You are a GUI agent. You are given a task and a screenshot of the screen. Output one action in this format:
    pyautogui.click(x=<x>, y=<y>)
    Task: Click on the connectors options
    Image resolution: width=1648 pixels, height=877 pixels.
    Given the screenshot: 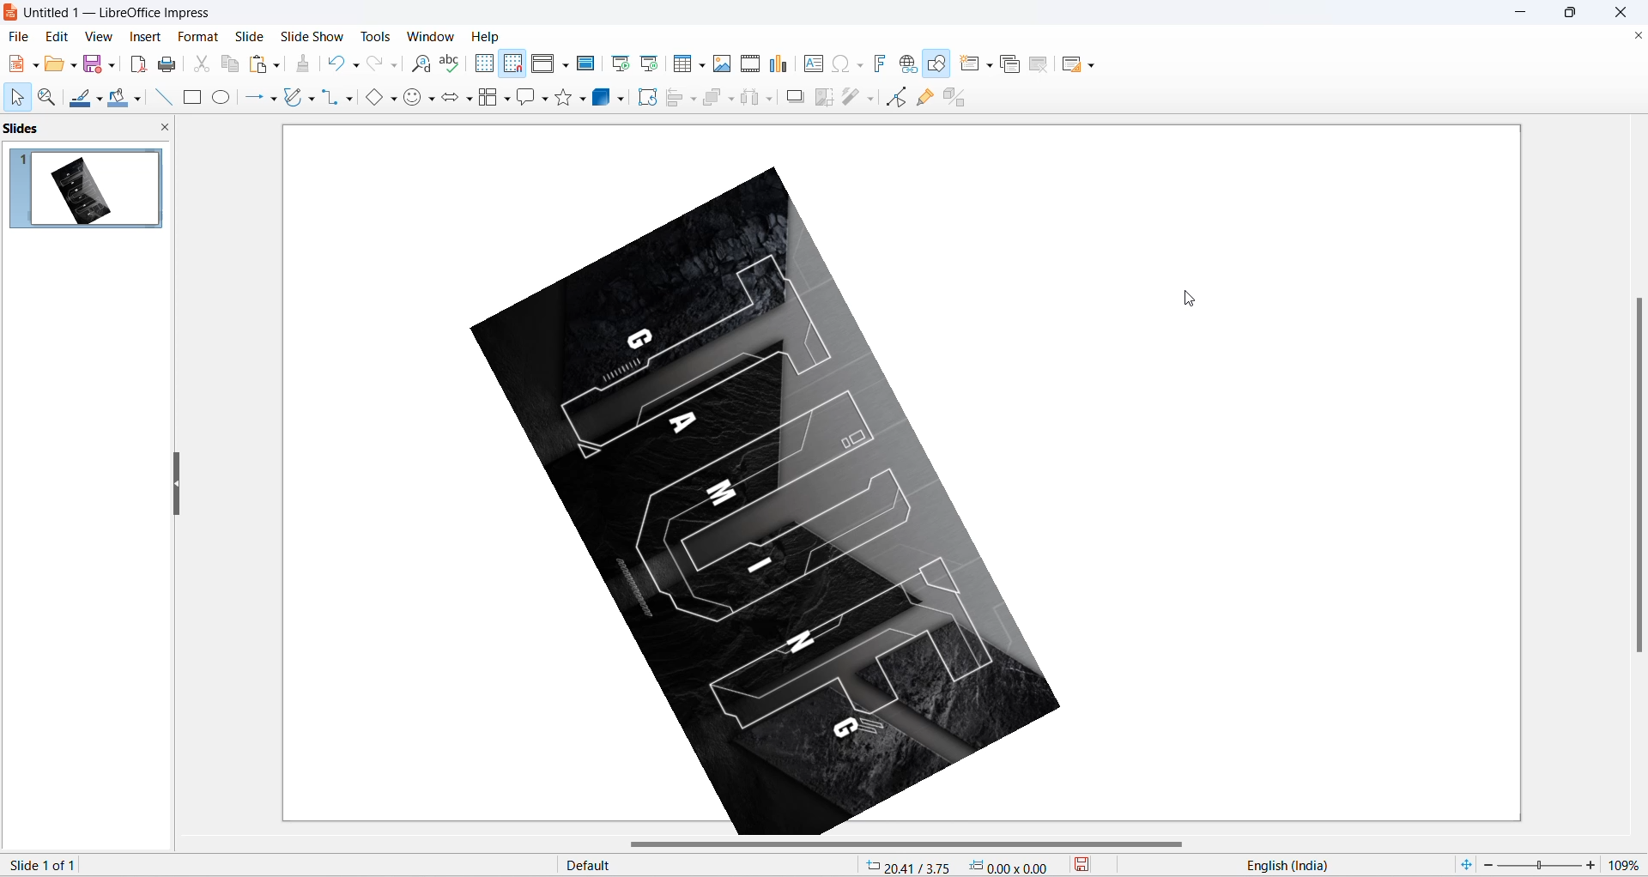 What is the action you would take?
    pyautogui.click(x=347, y=98)
    